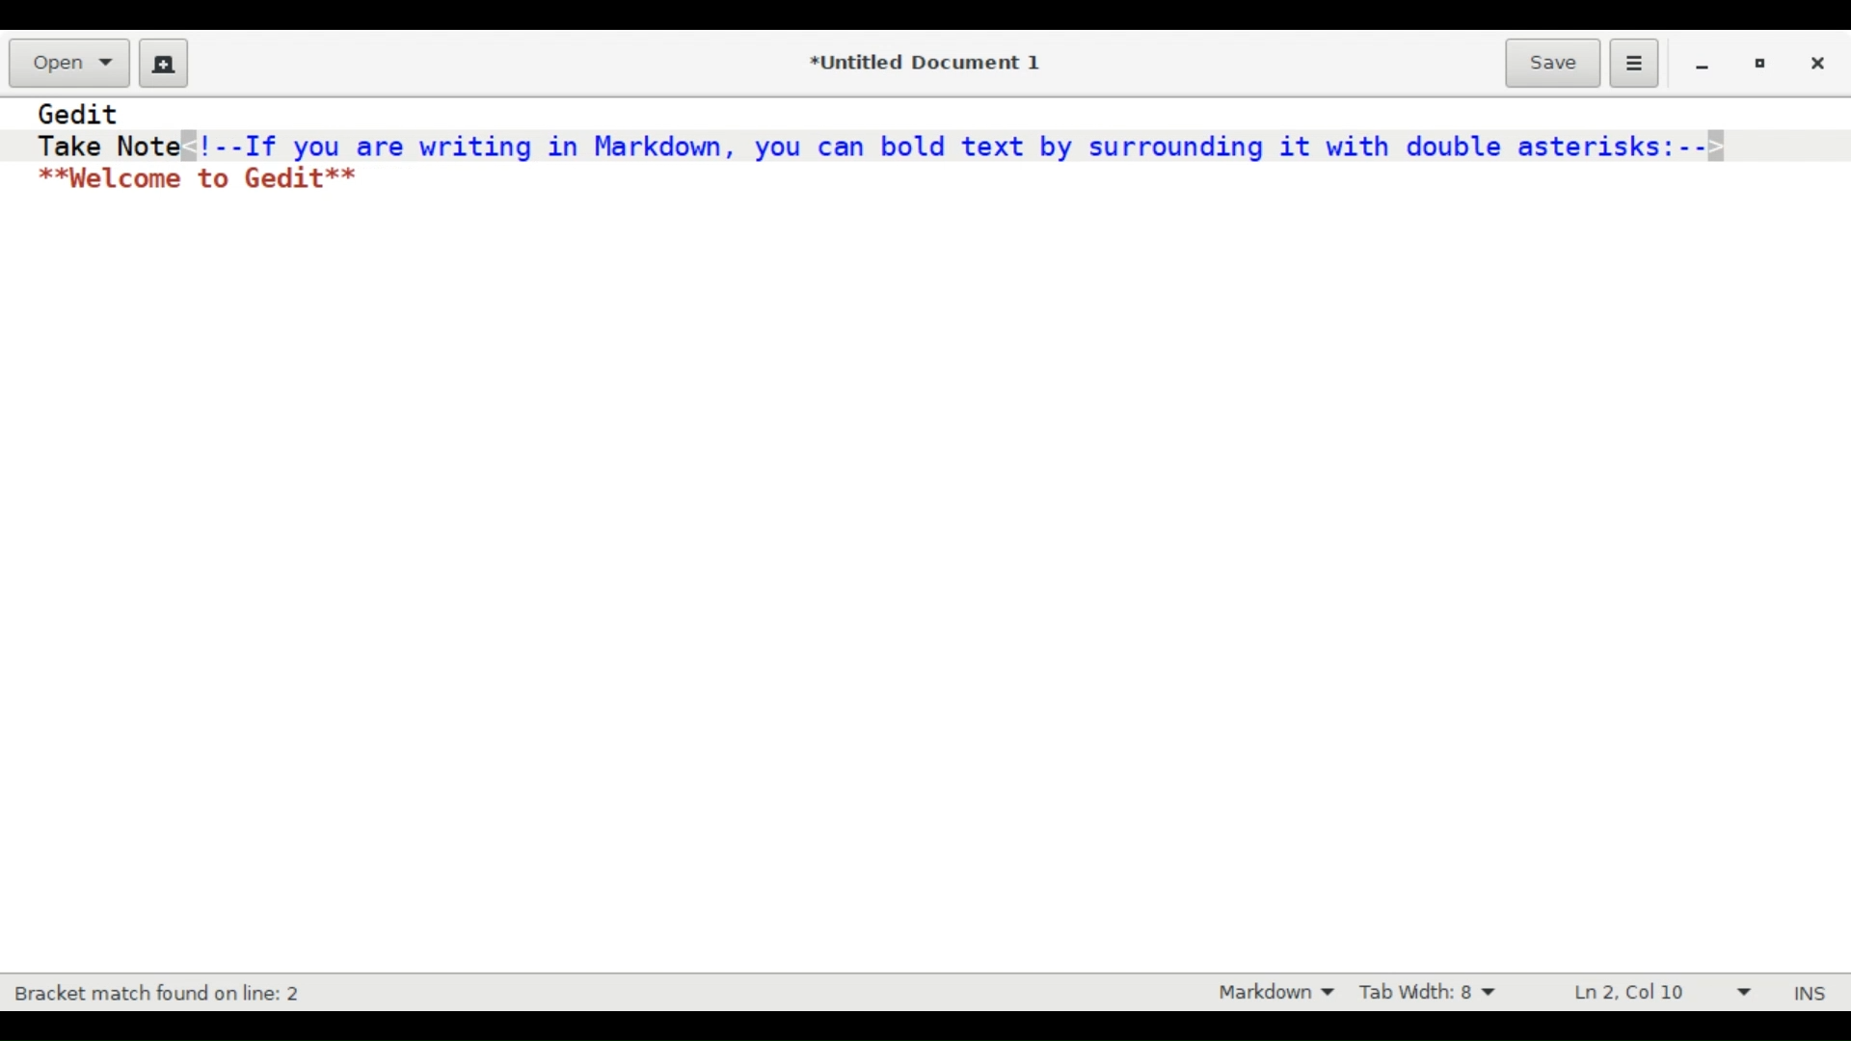 This screenshot has width=1851, height=1041. What do you see at coordinates (1819, 64) in the screenshot?
I see `Close` at bounding box center [1819, 64].